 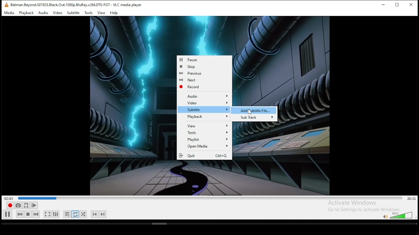 I want to click on record, so click(x=10, y=205).